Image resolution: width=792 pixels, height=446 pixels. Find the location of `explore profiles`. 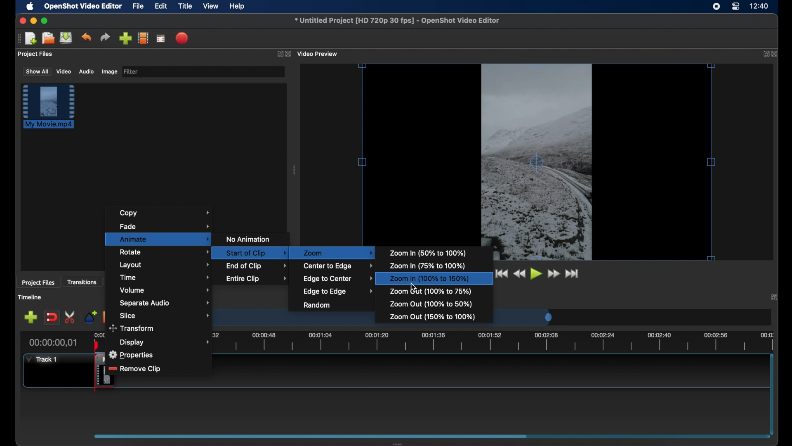

explore profiles is located at coordinates (143, 38).